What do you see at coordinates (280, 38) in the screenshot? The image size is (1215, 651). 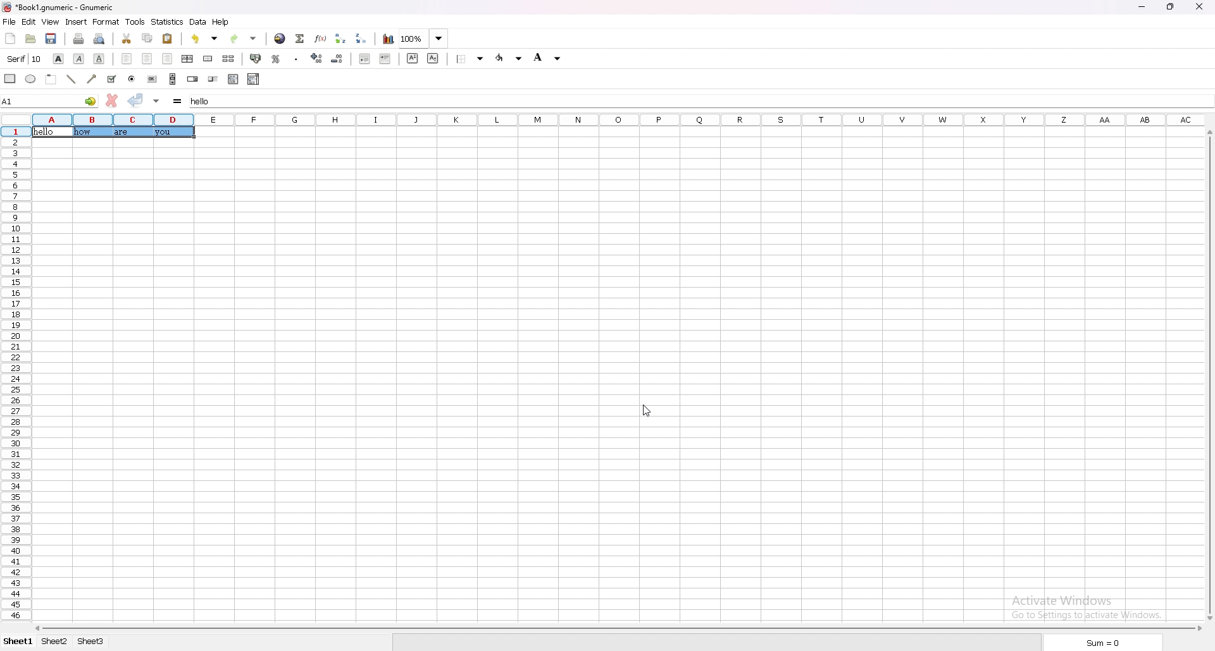 I see `hyperlink` at bounding box center [280, 38].